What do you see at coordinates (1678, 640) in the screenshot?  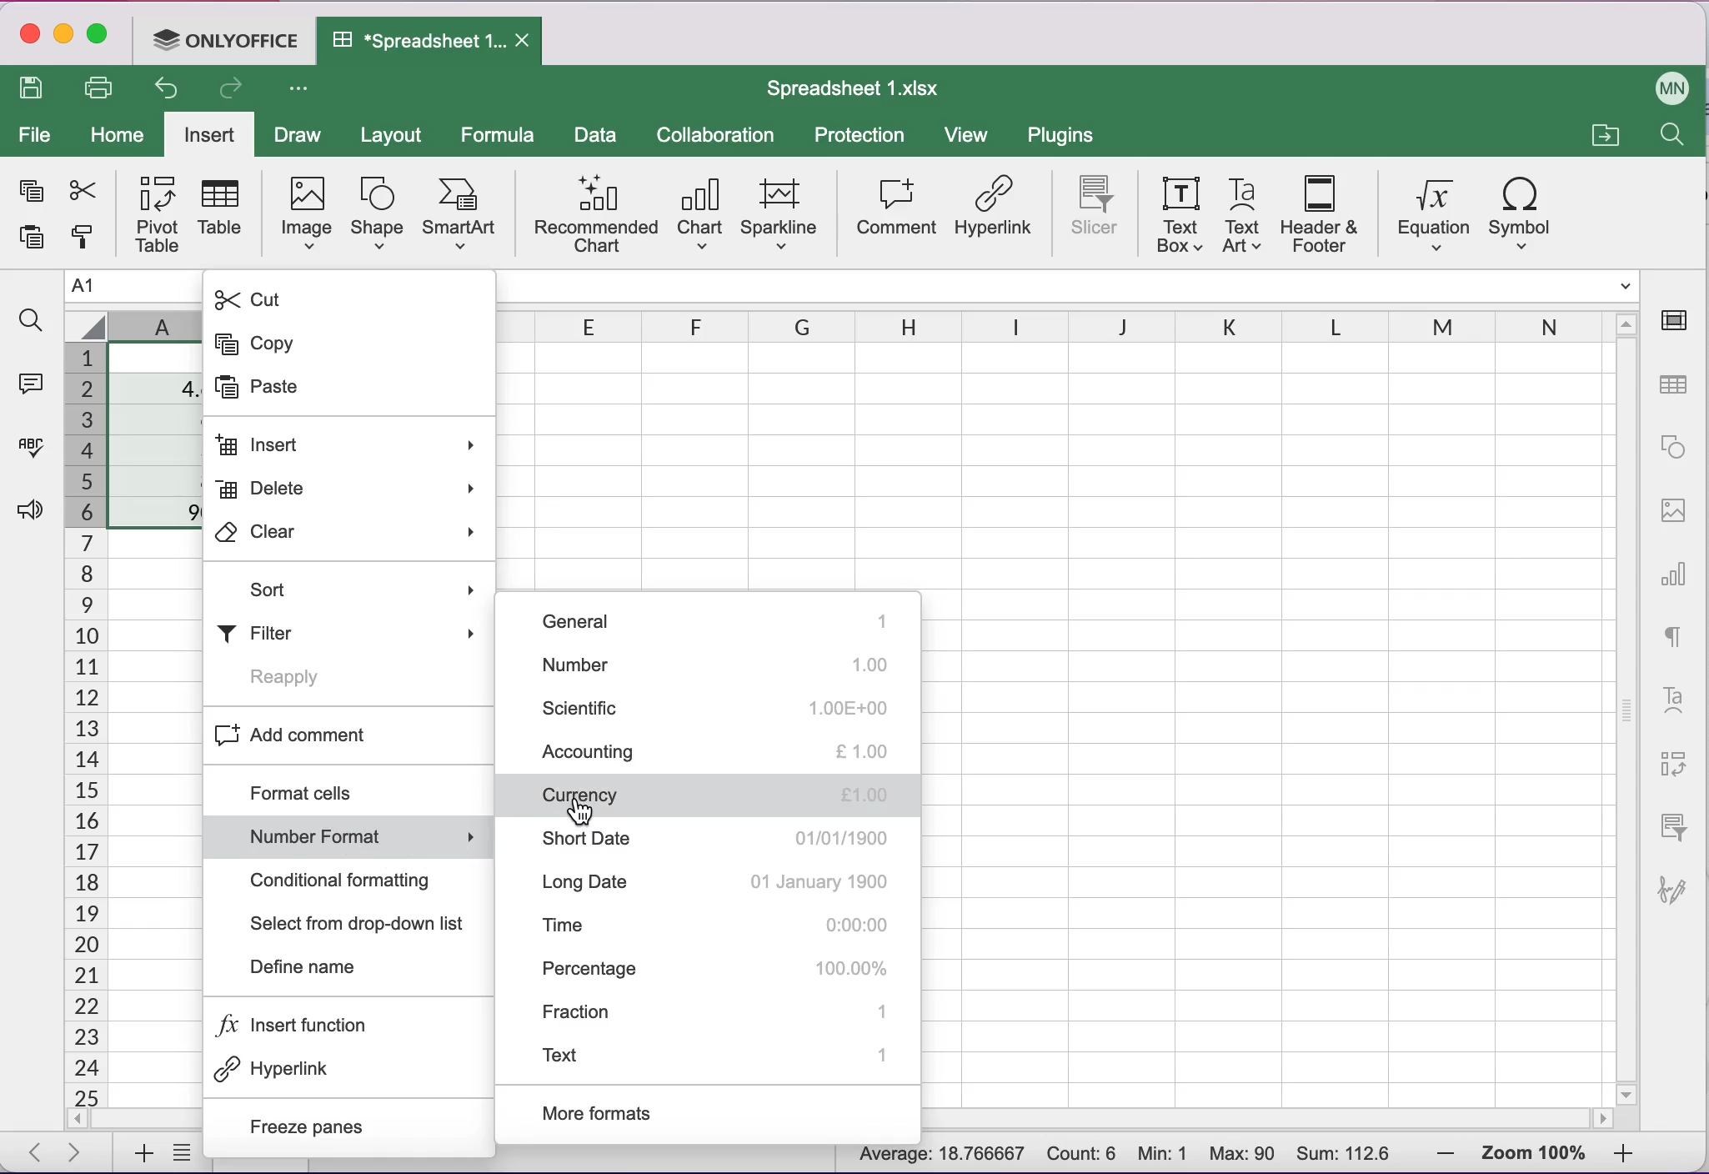 I see `text` at bounding box center [1678, 640].